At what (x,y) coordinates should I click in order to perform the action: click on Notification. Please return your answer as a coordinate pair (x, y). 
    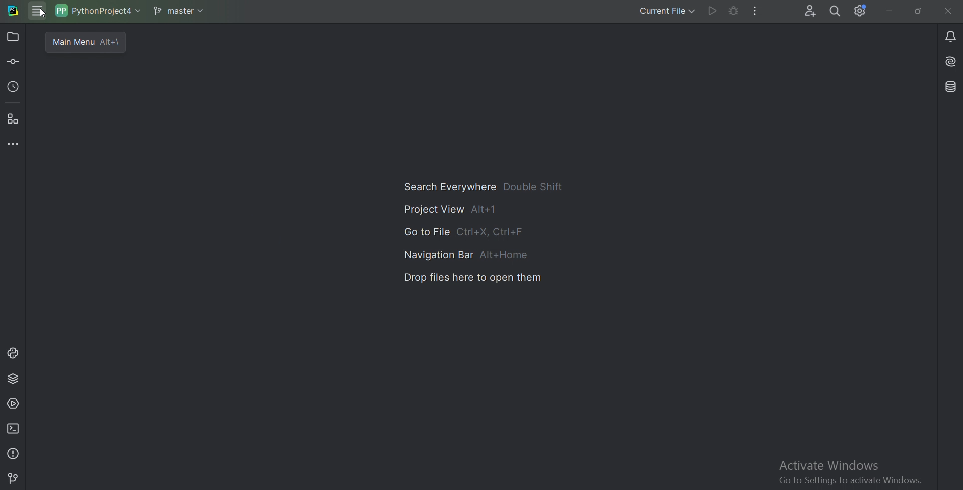
    Looking at the image, I should click on (949, 36).